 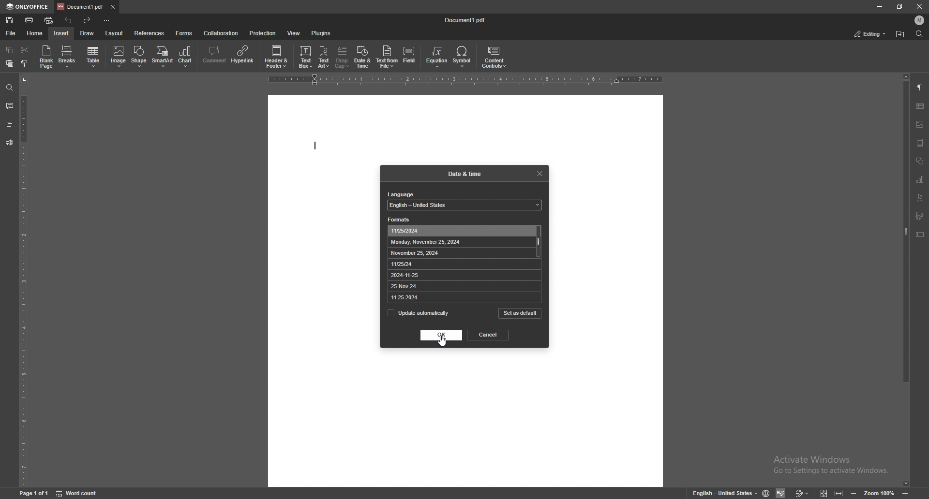 What do you see at coordinates (824, 492) in the screenshot?
I see `fit to screen` at bounding box center [824, 492].